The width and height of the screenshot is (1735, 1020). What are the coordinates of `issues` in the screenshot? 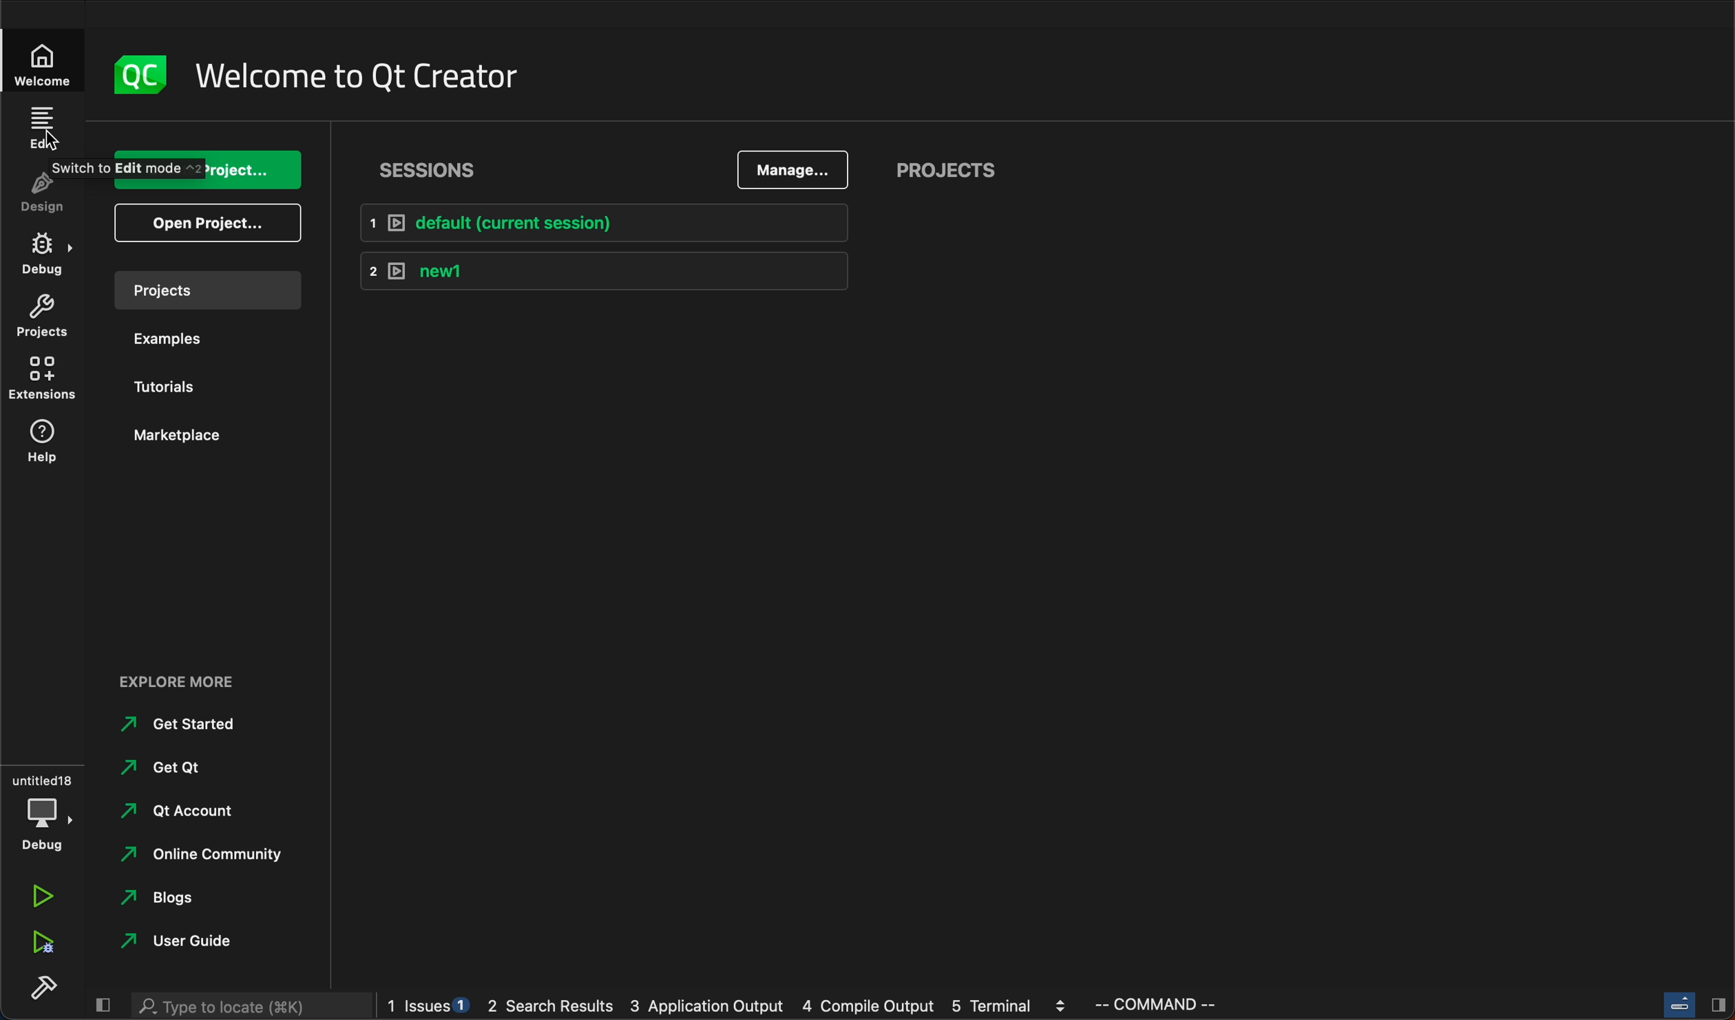 It's located at (432, 1006).